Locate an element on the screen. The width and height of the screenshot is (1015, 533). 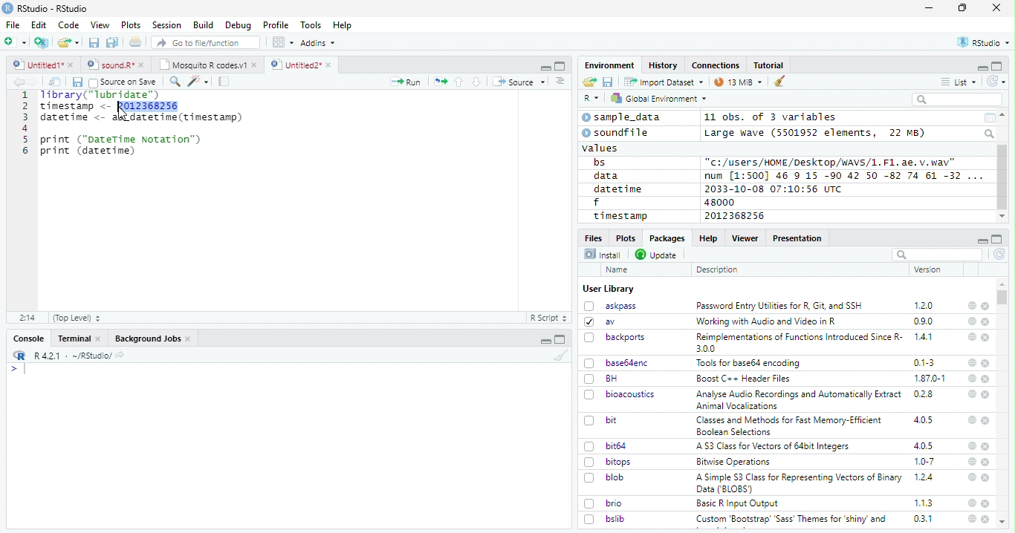
Connections is located at coordinates (715, 65).